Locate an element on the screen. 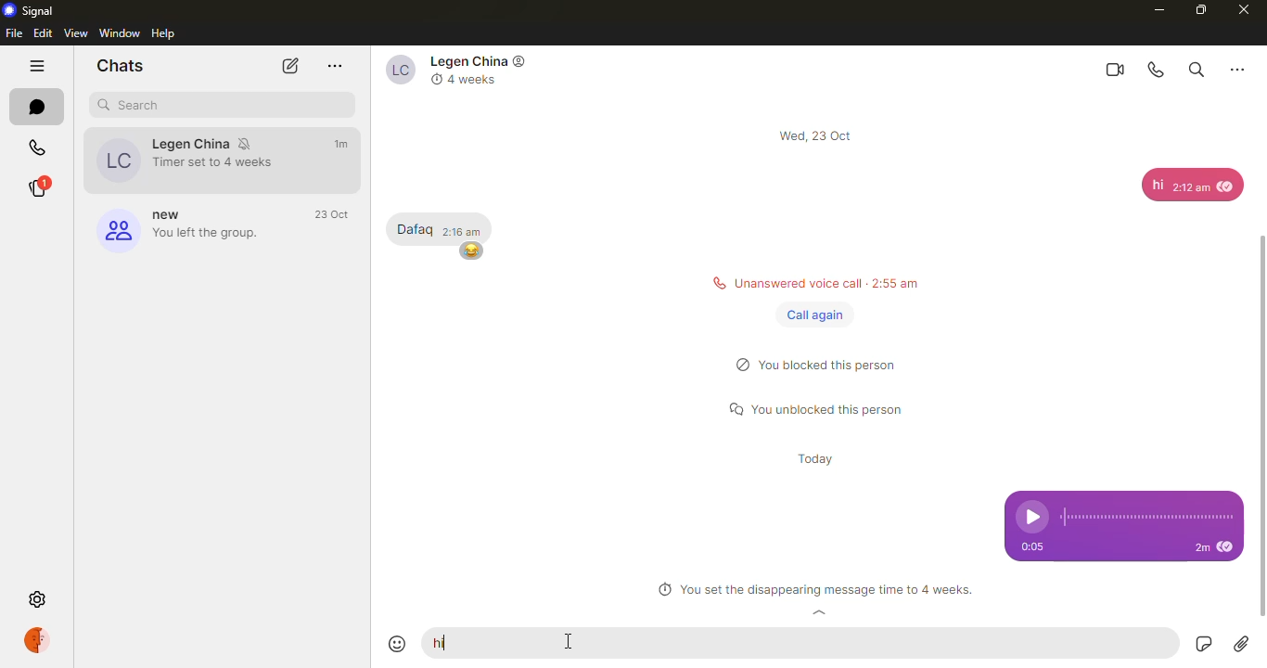 The width and height of the screenshot is (1267, 668). seen is located at coordinates (1228, 548).